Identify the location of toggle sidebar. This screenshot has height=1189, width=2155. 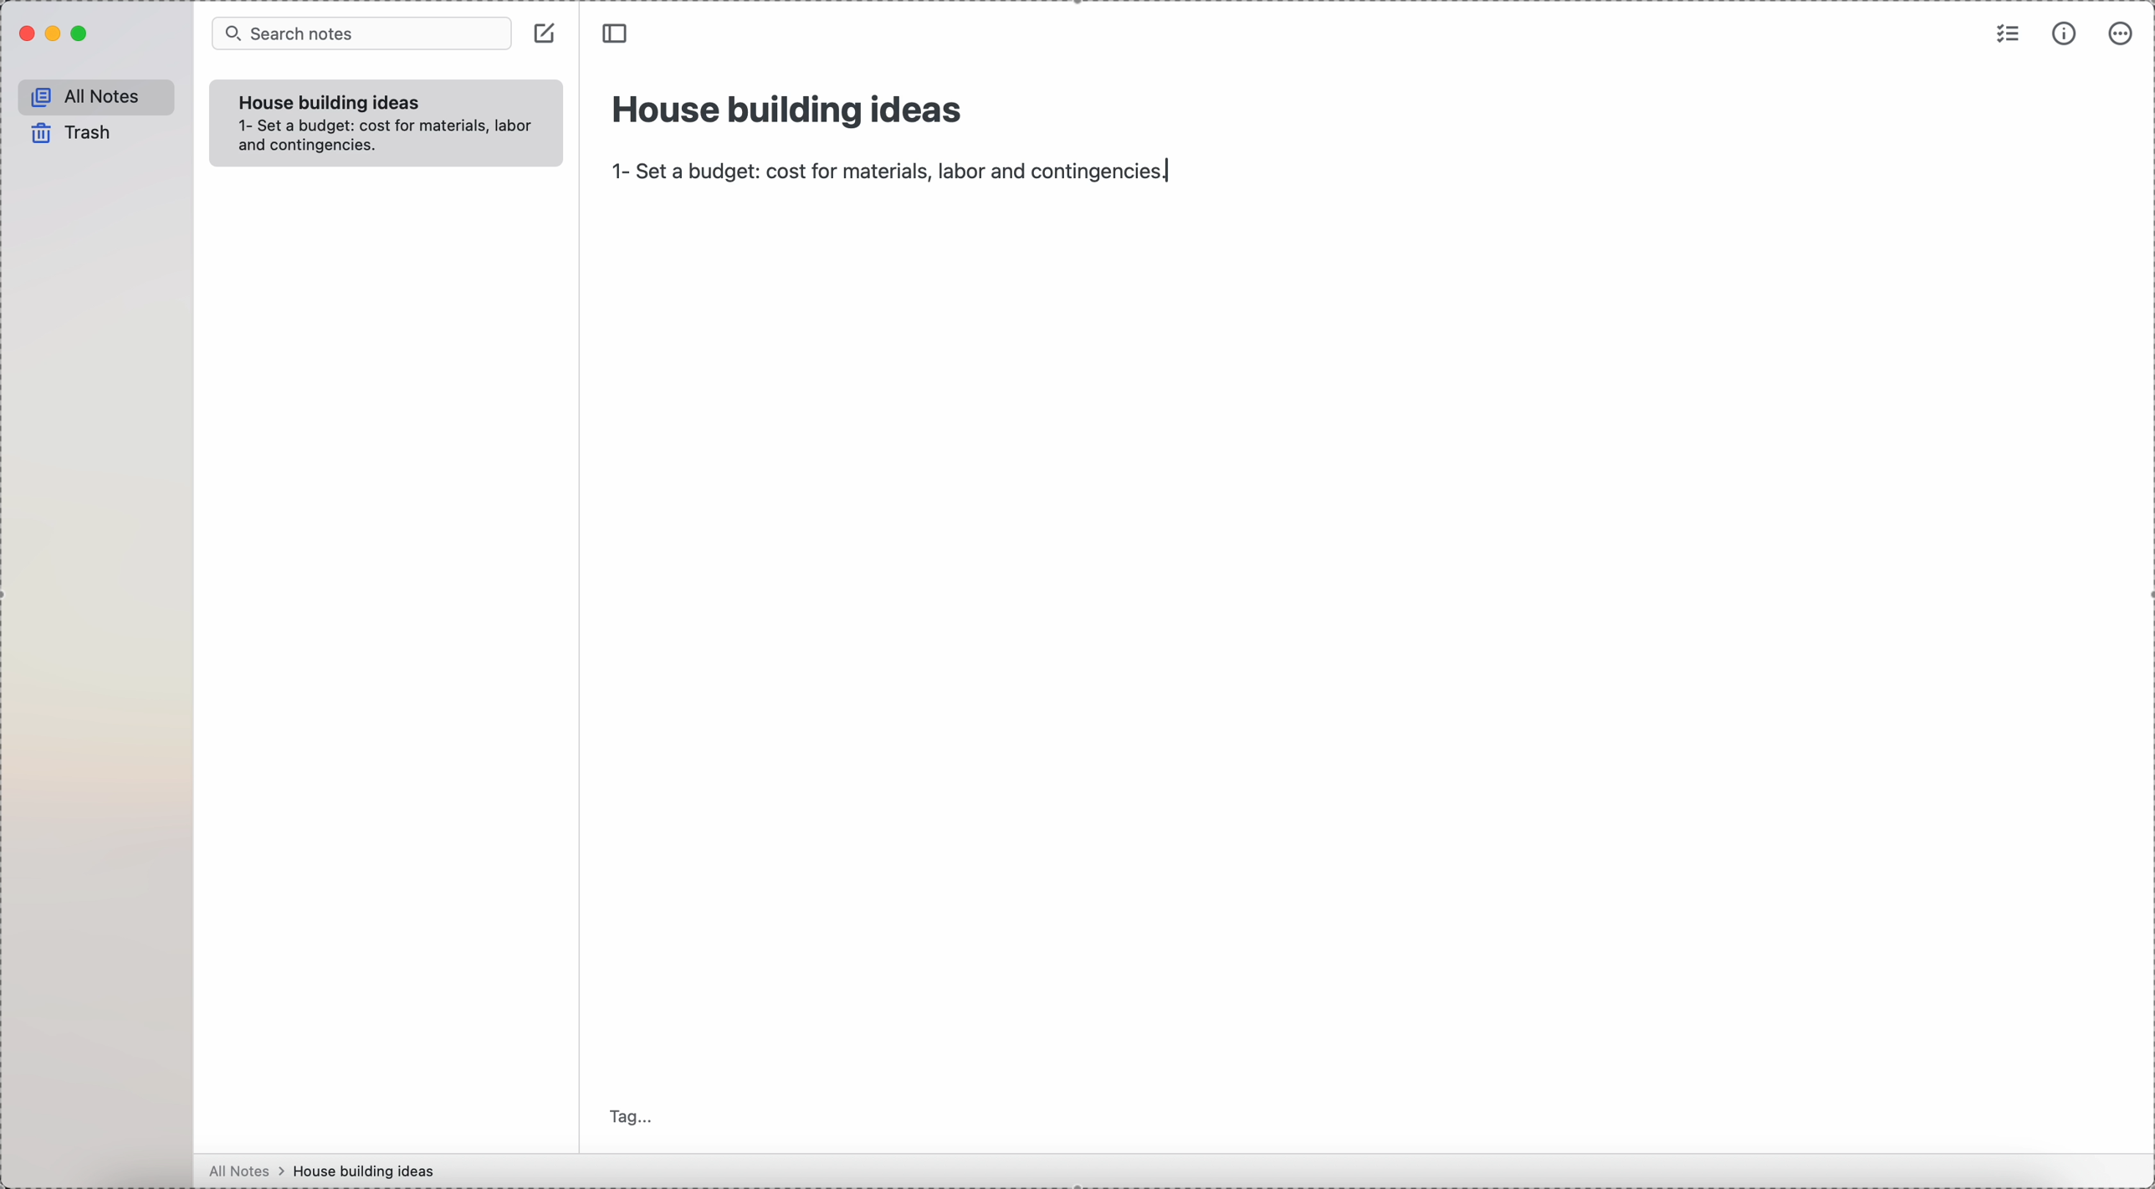
(618, 34).